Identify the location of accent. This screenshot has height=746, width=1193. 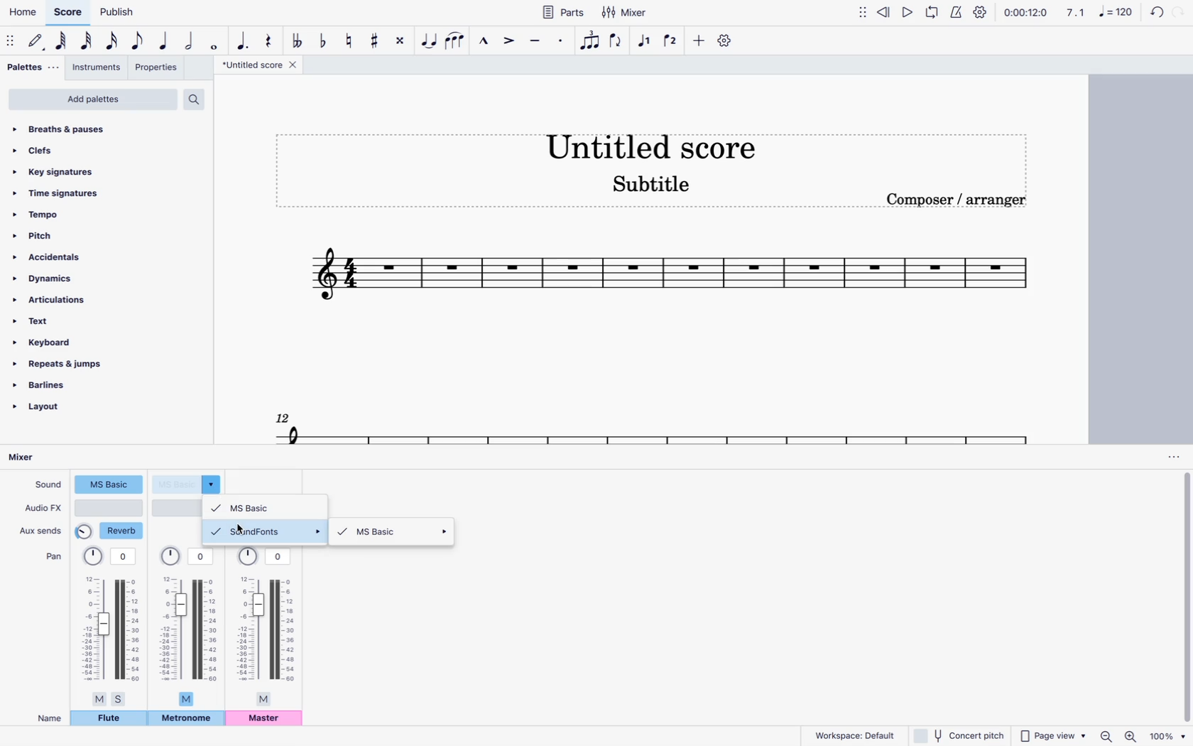
(507, 44).